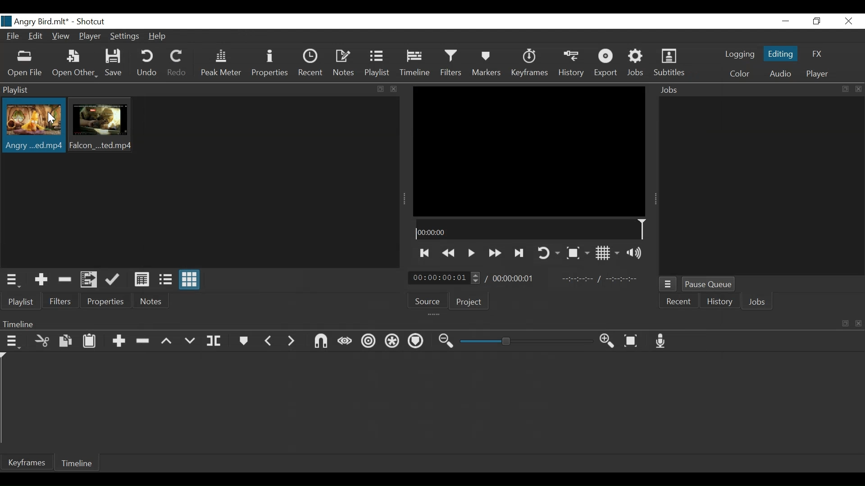 The width and height of the screenshot is (865, 486). What do you see at coordinates (67, 341) in the screenshot?
I see `Copy` at bounding box center [67, 341].